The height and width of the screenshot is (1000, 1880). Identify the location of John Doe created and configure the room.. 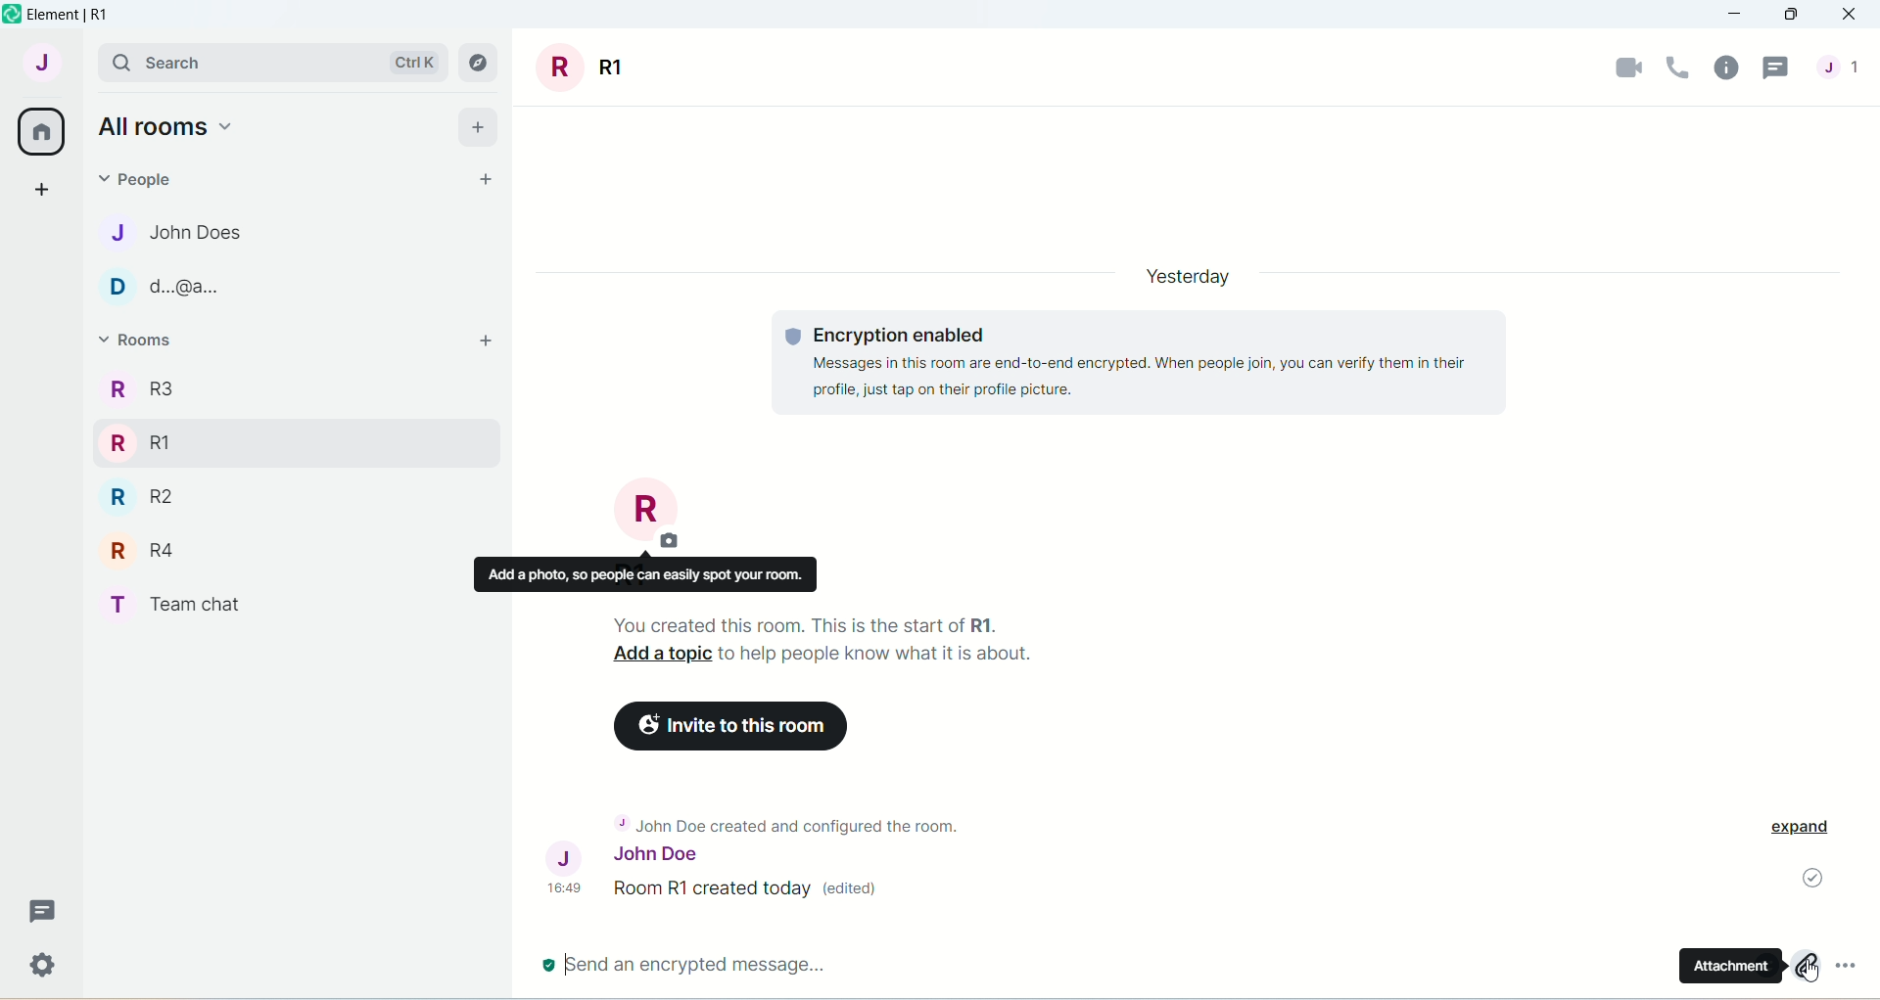
(789, 824).